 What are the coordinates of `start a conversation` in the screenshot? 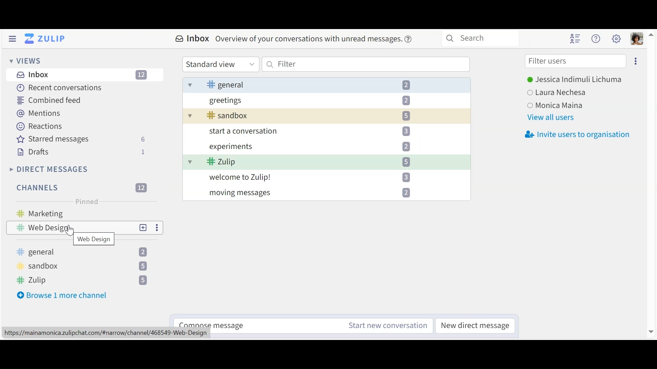 It's located at (327, 131).